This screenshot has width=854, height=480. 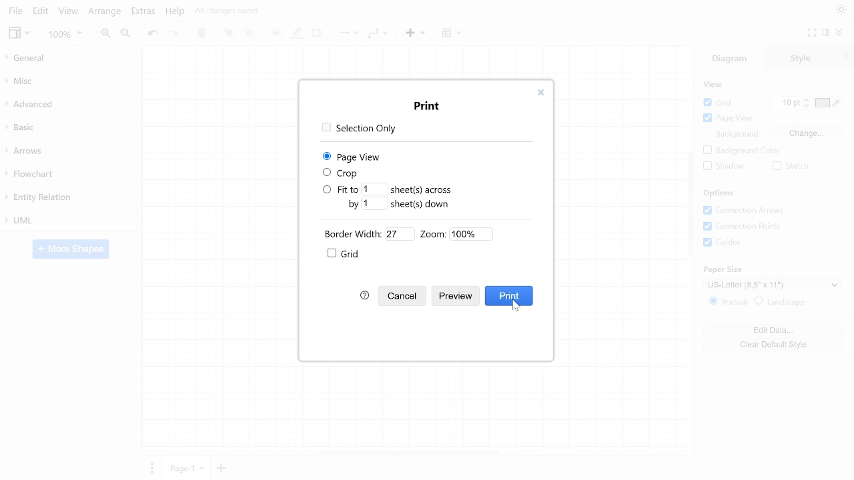 What do you see at coordinates (318, 34) in the screenshot?
I see `Shadow` at bounding box center [318, 34].